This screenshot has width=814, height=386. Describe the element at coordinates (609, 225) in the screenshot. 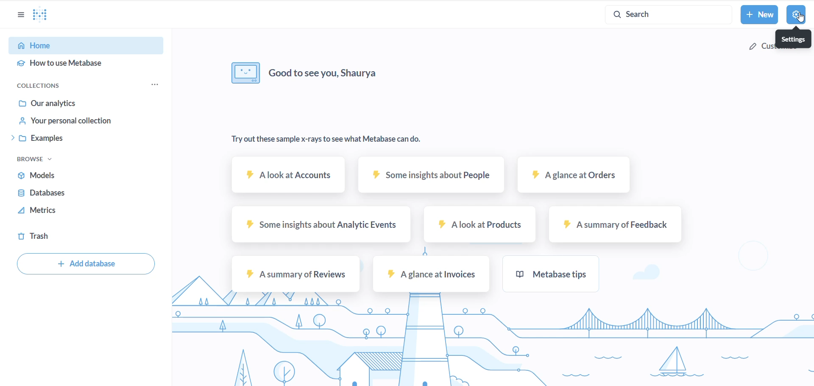

I see `A summary of feedback sample` at that location.